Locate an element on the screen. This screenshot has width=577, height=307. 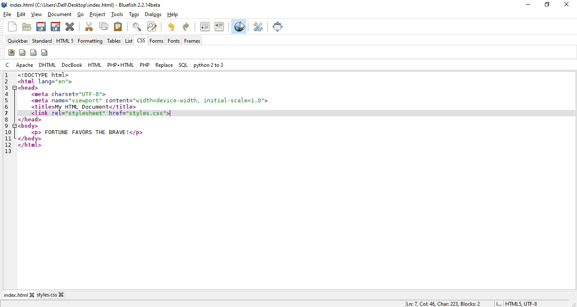
bluefish logo is located at coordinates (5, 5).